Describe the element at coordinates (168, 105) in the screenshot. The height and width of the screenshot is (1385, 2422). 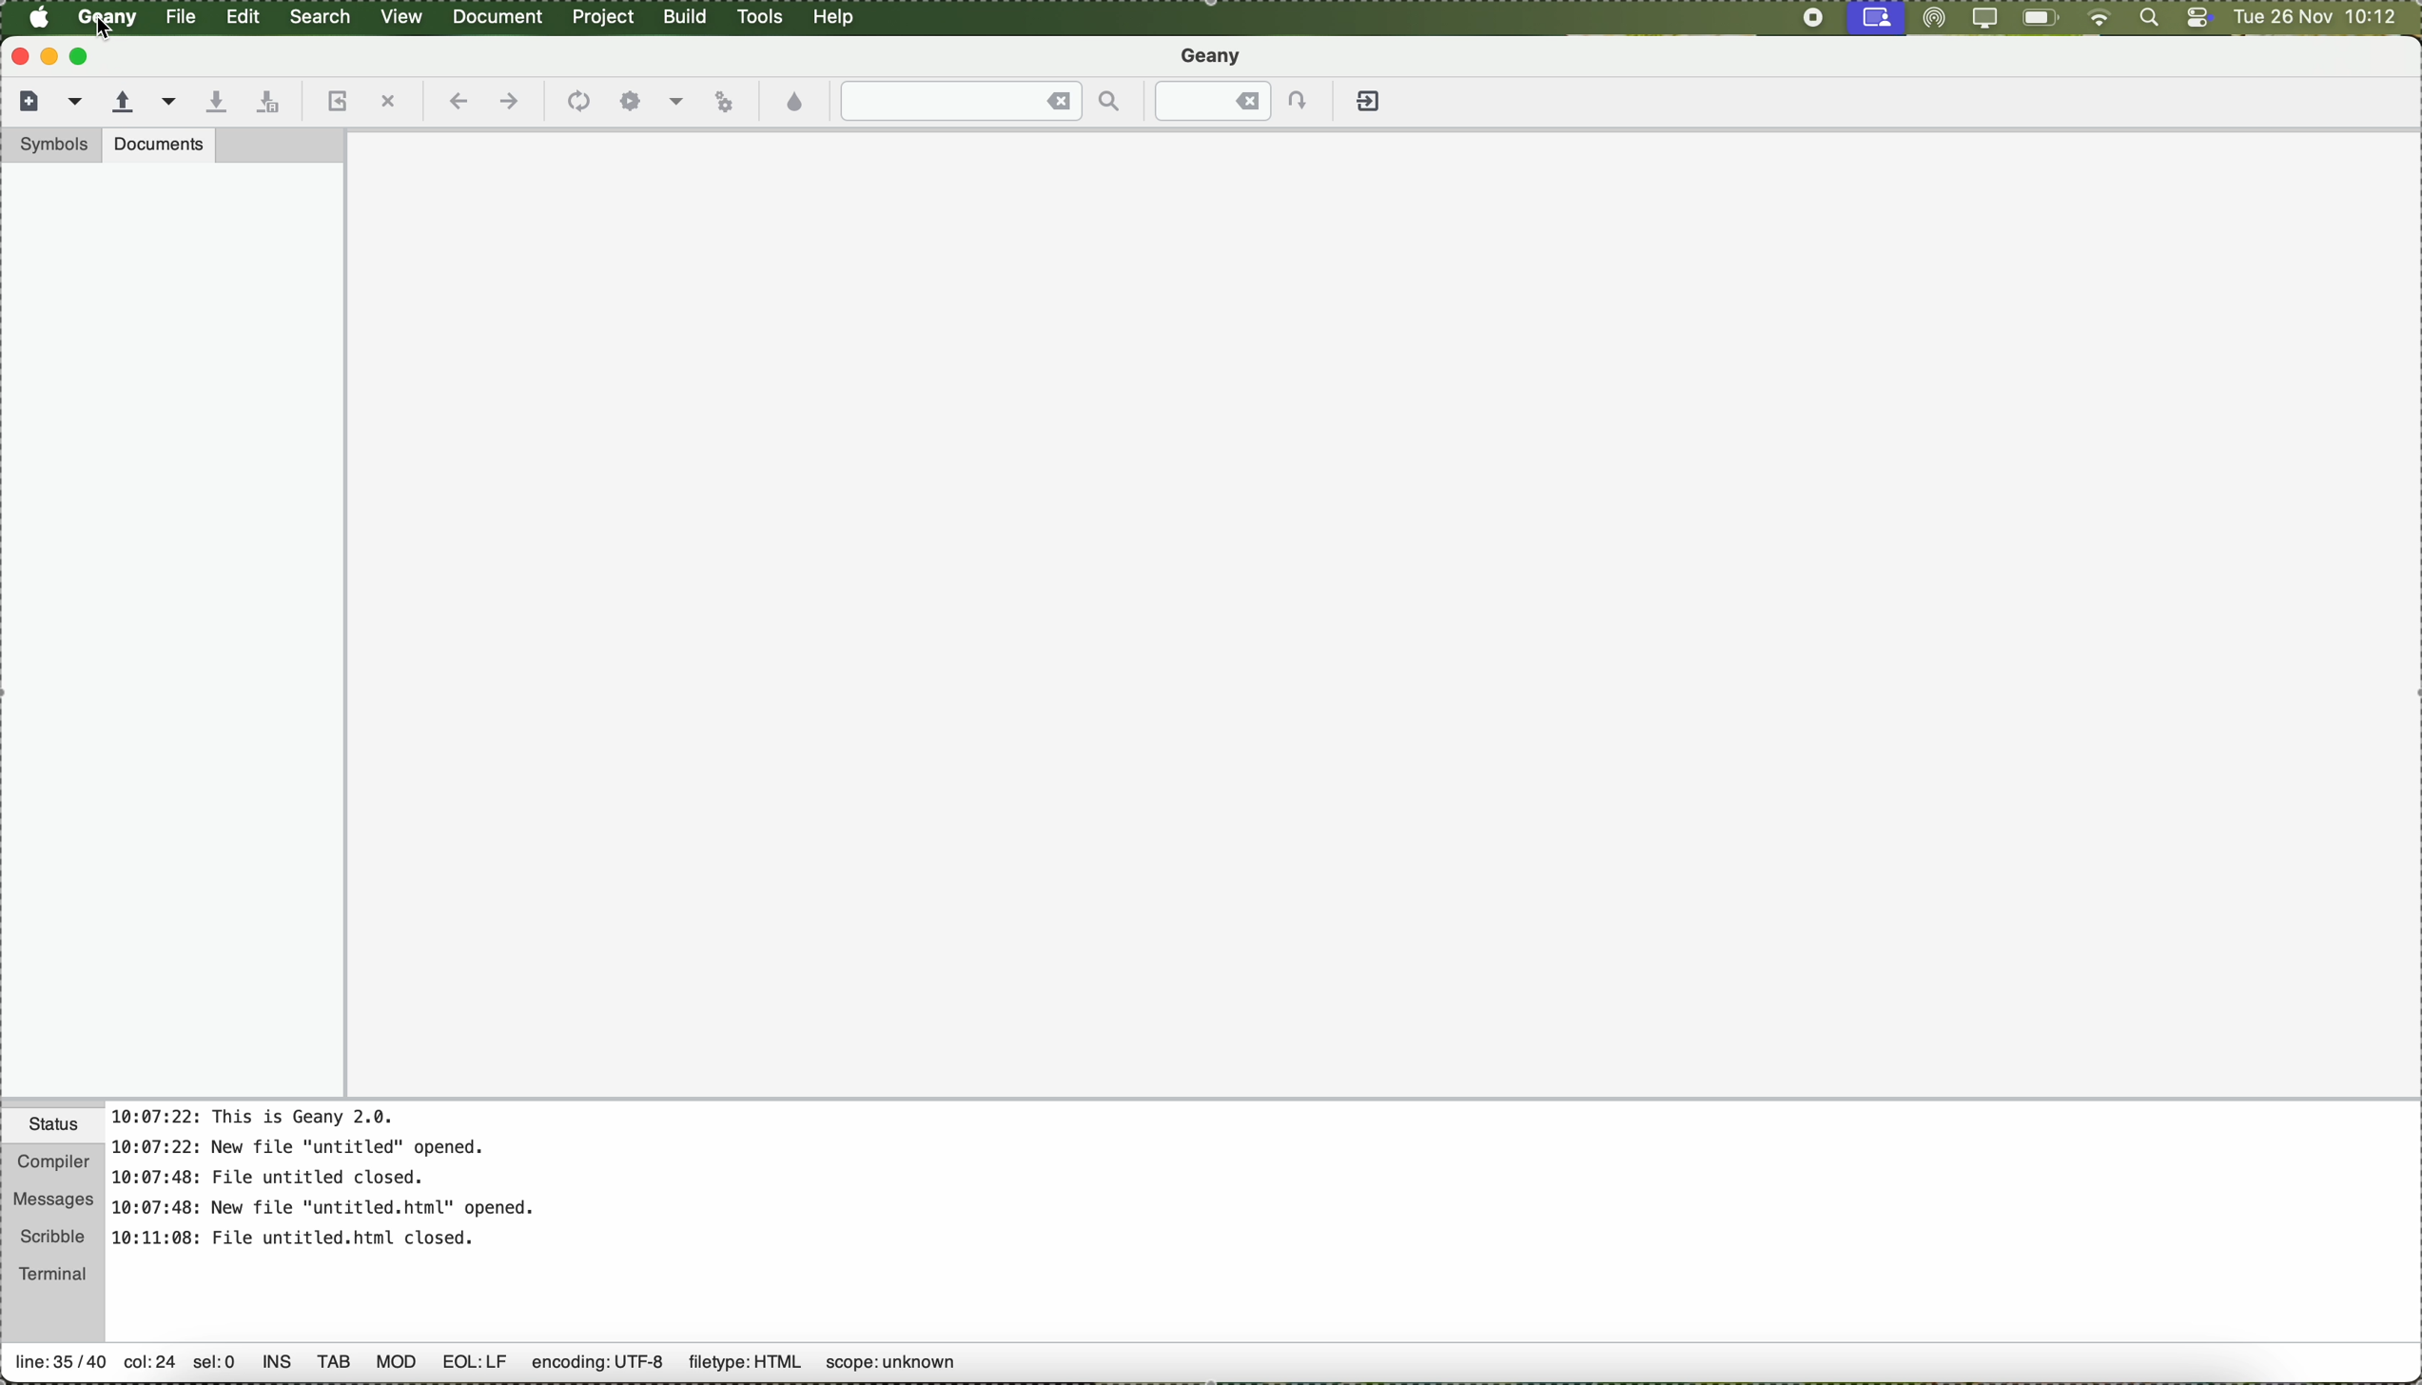
I see `open a recent file` at that location.